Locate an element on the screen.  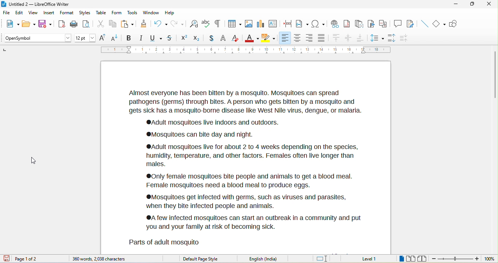
comment is located at coordinates (397, 23).